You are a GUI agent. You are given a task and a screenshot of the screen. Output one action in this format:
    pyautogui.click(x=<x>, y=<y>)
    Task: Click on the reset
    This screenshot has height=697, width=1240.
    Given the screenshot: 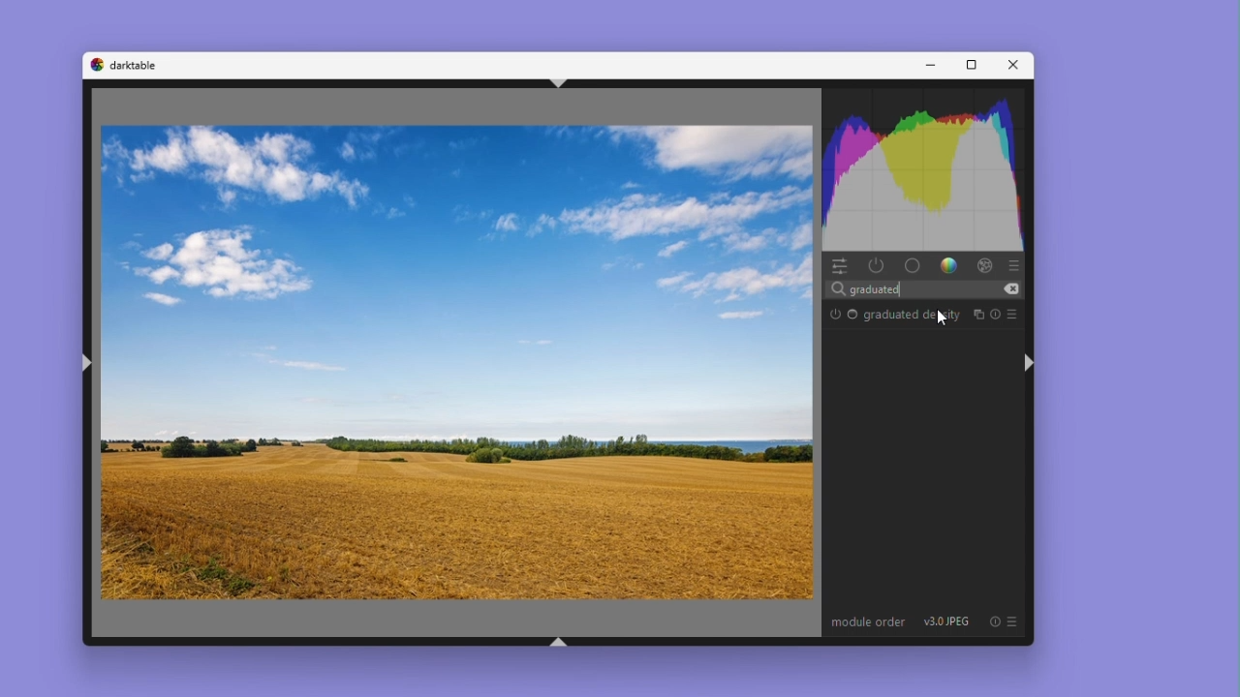 What is the action you would take?
    pyautogui.click(x=997, y=314)
    